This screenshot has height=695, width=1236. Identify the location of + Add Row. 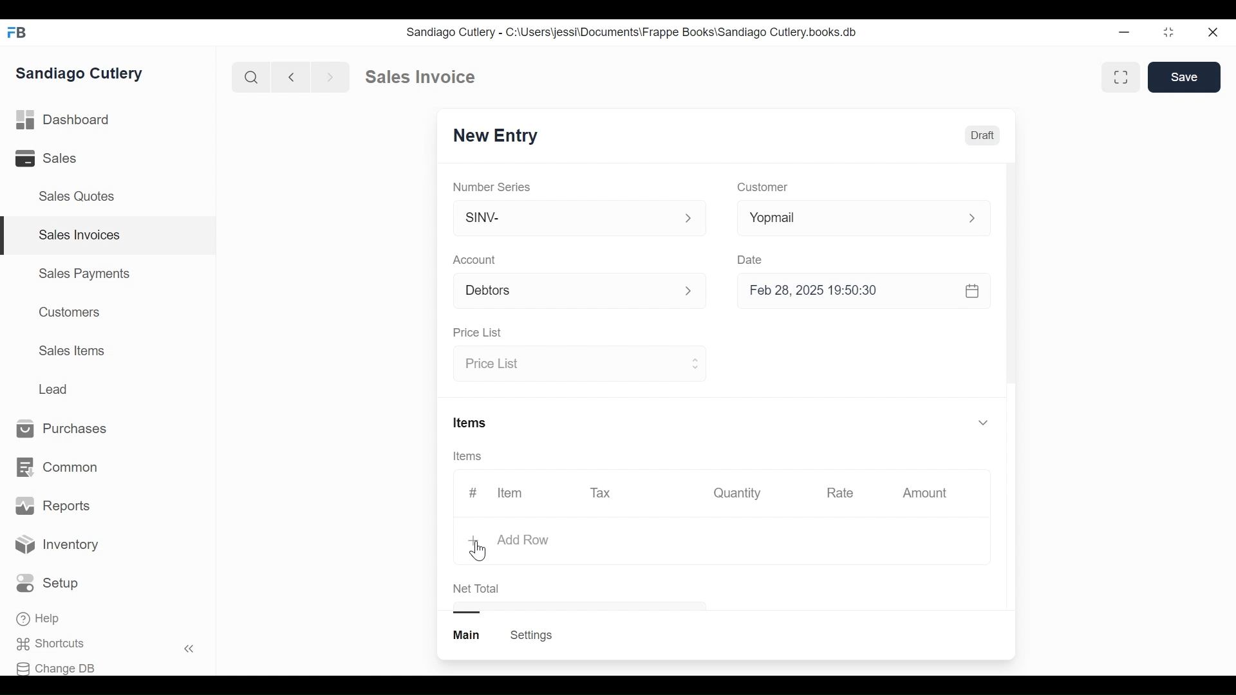
(507, 540).